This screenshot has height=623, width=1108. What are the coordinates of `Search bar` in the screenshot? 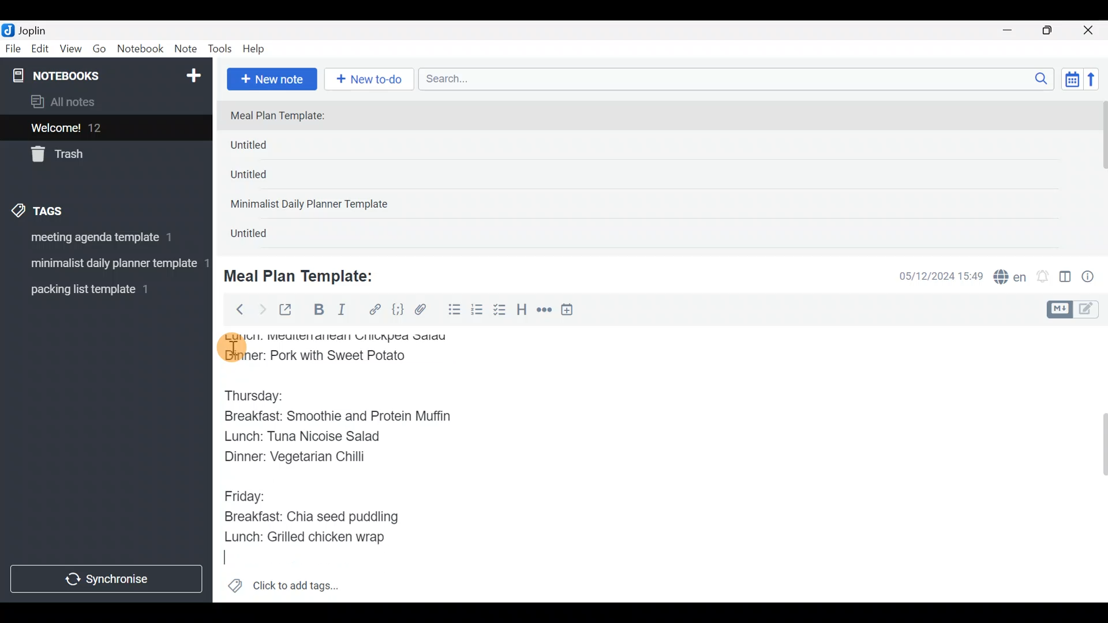 It's located at (739, 77).